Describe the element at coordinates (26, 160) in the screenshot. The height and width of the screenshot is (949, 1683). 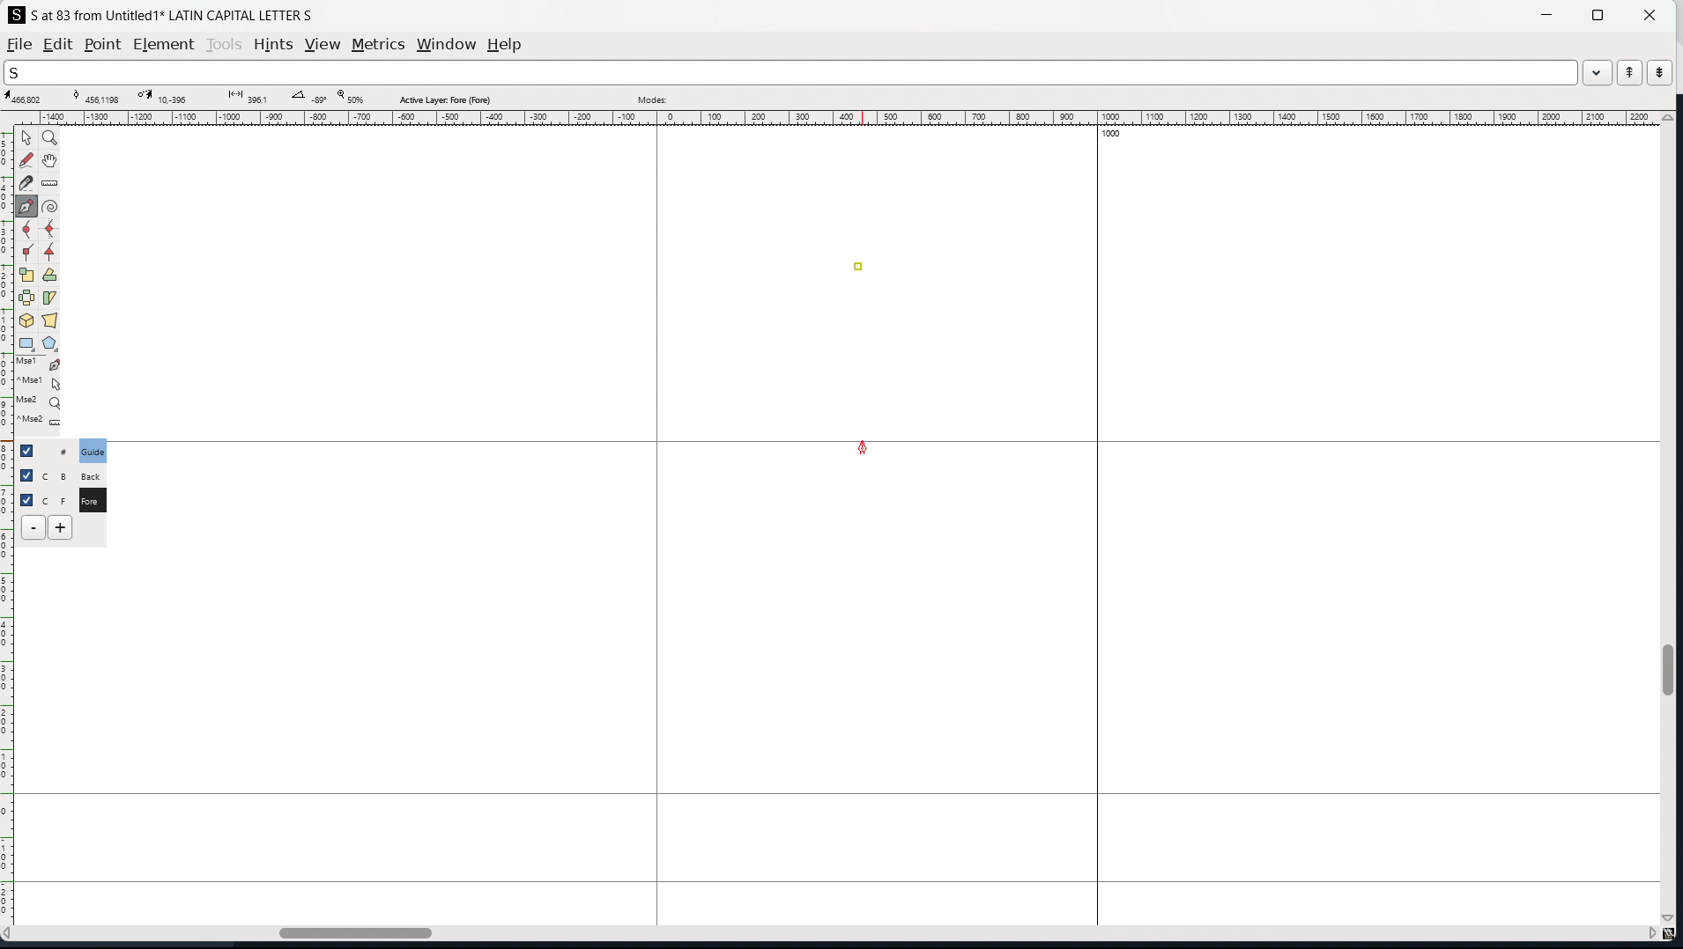
I see `draw a freehand curve` at that location.